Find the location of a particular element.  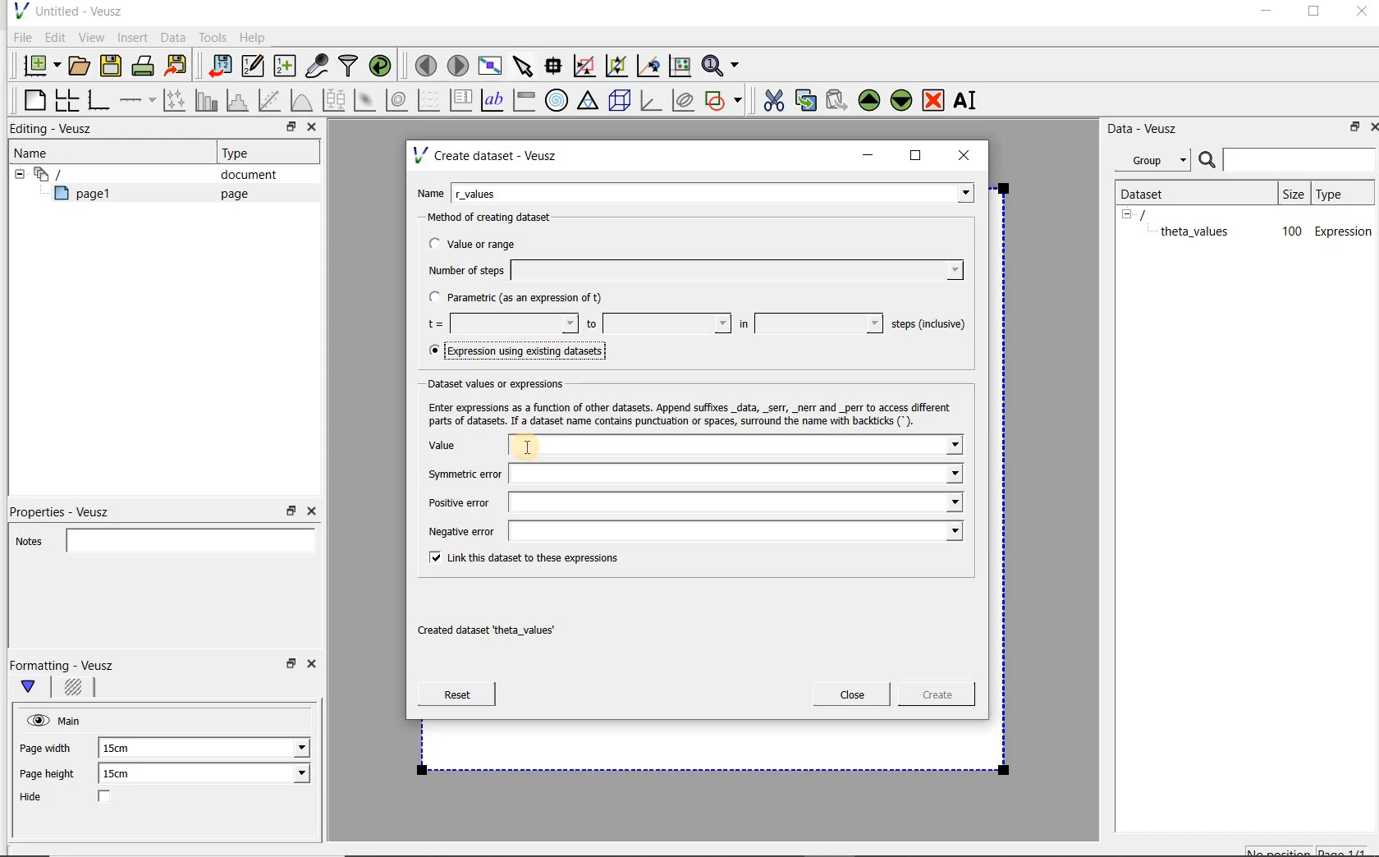

in  is located at coordinates (809, 323).